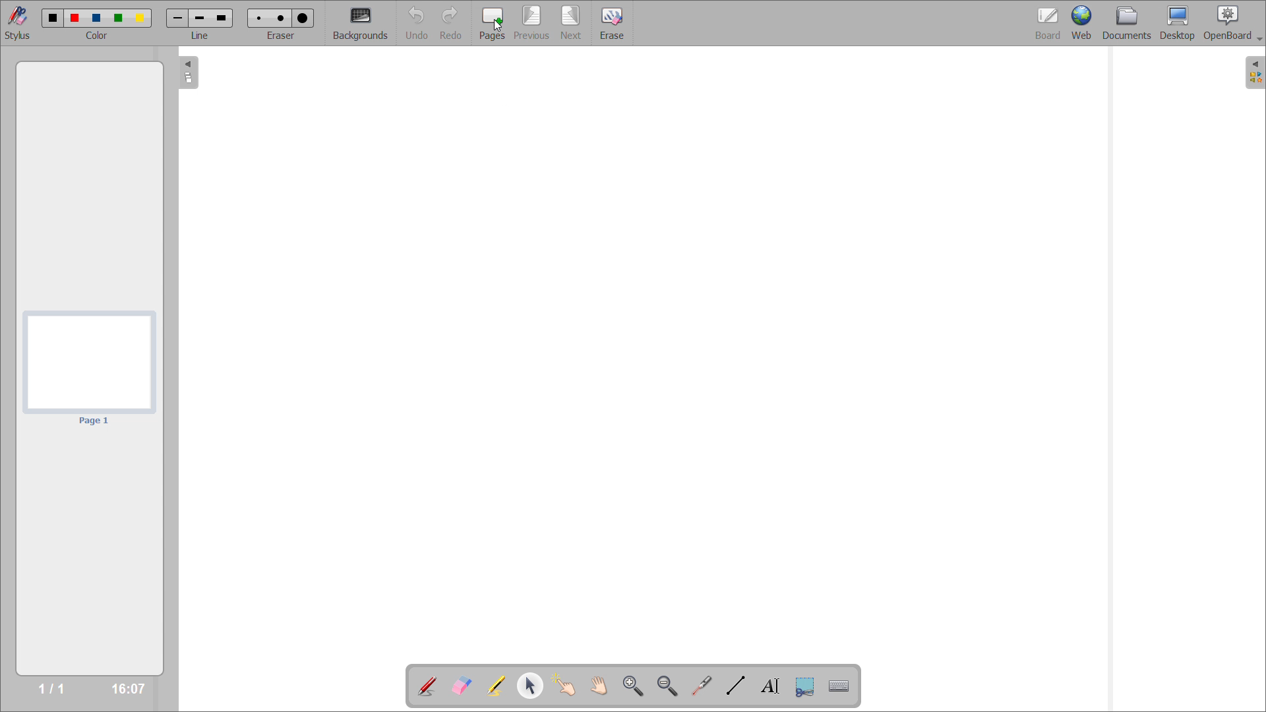  I want to click on pages(add), so click(493, 24).